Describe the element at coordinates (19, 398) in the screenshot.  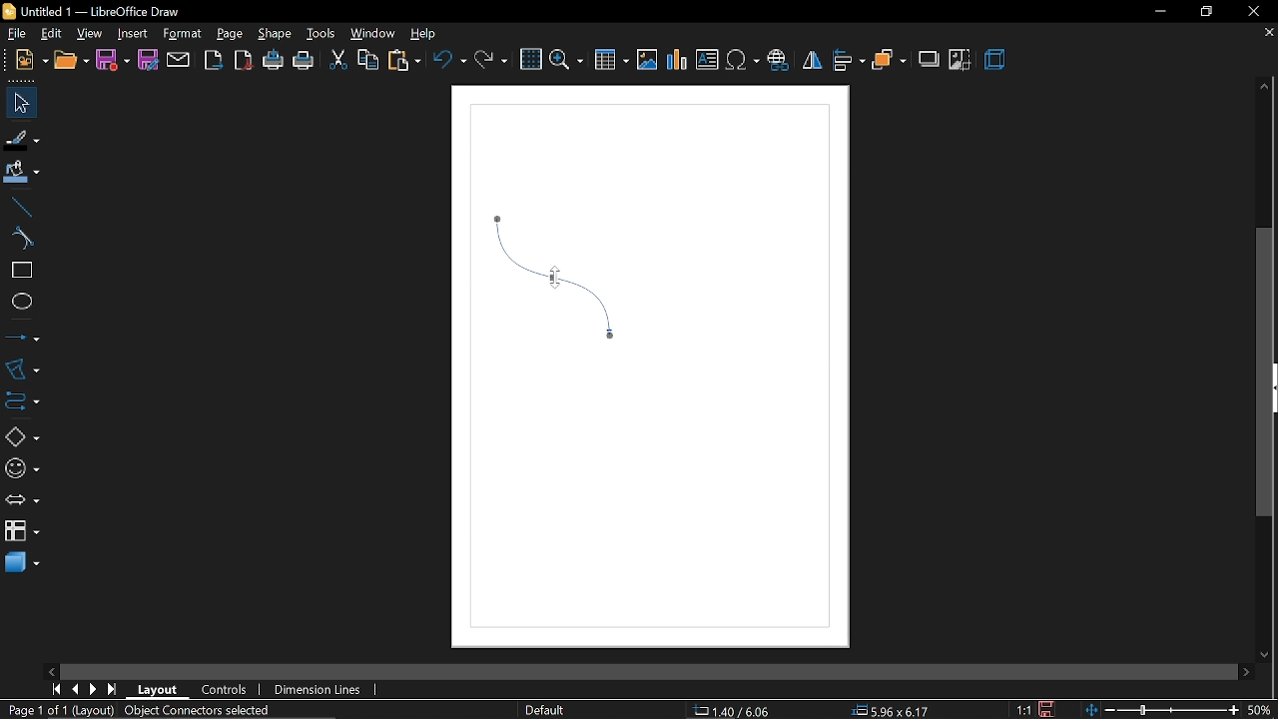
I see `connector` at that location.